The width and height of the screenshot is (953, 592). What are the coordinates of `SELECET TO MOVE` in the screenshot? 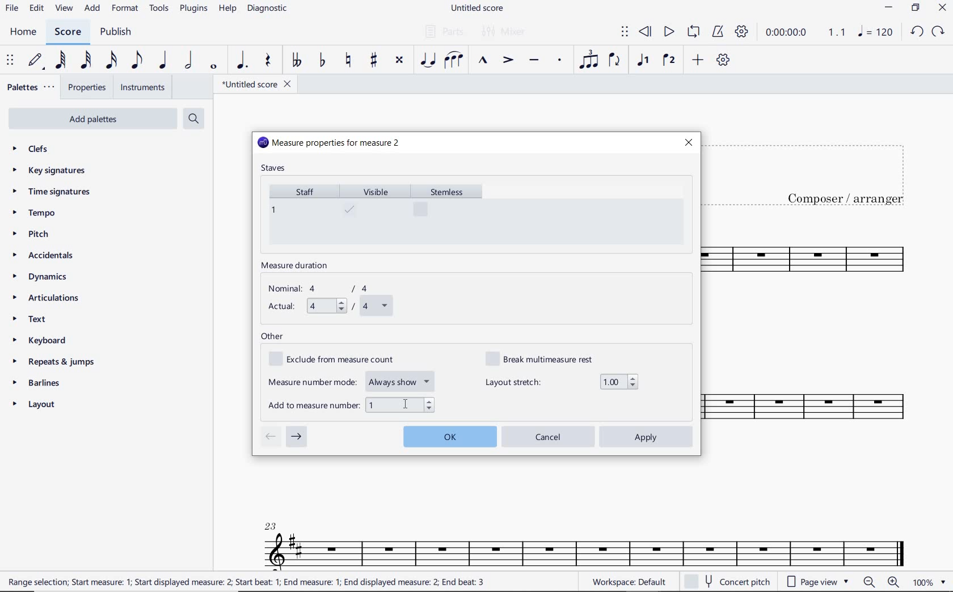 It's located at (10, 61).